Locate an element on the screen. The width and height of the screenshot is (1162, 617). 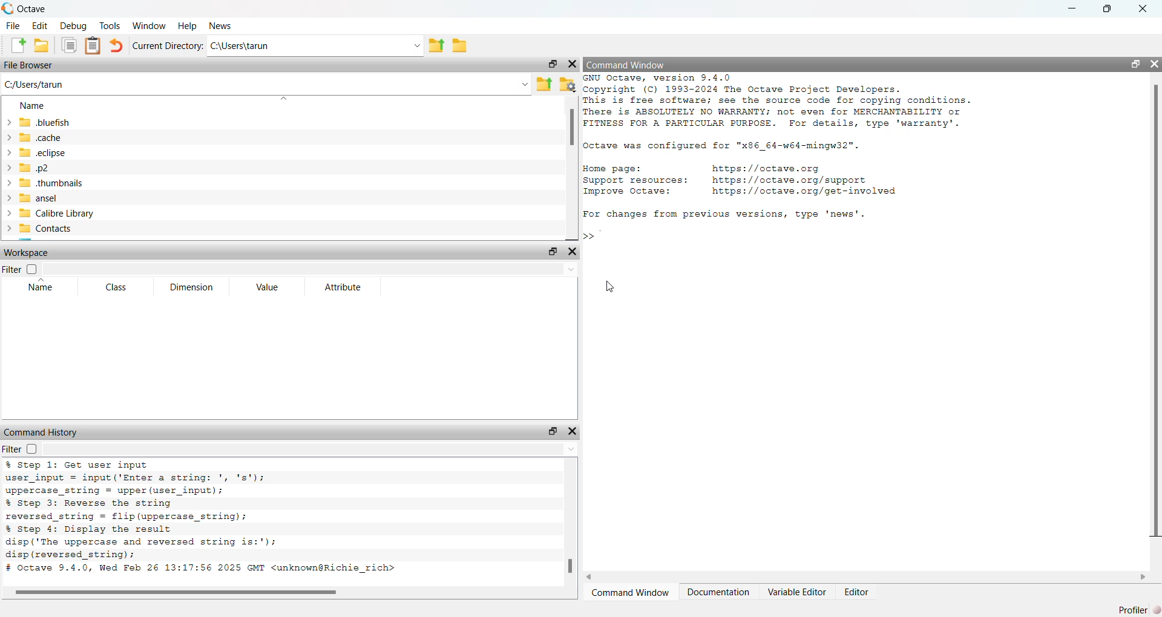
filter input field is located at coordinates (315, 271).